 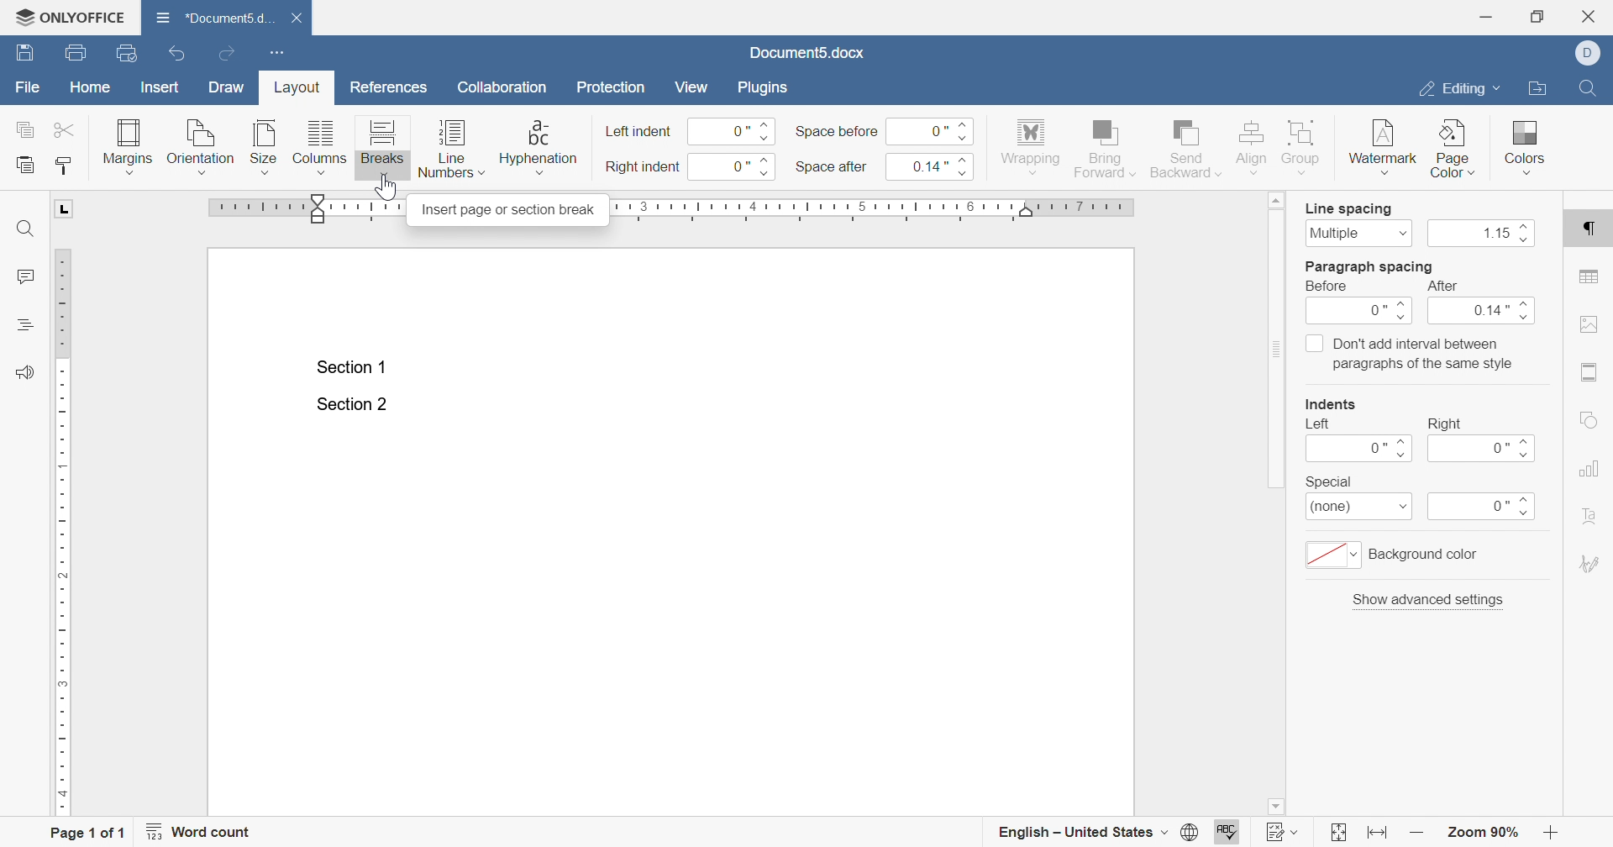 I want to click on after, so click(x=1441, y=287).